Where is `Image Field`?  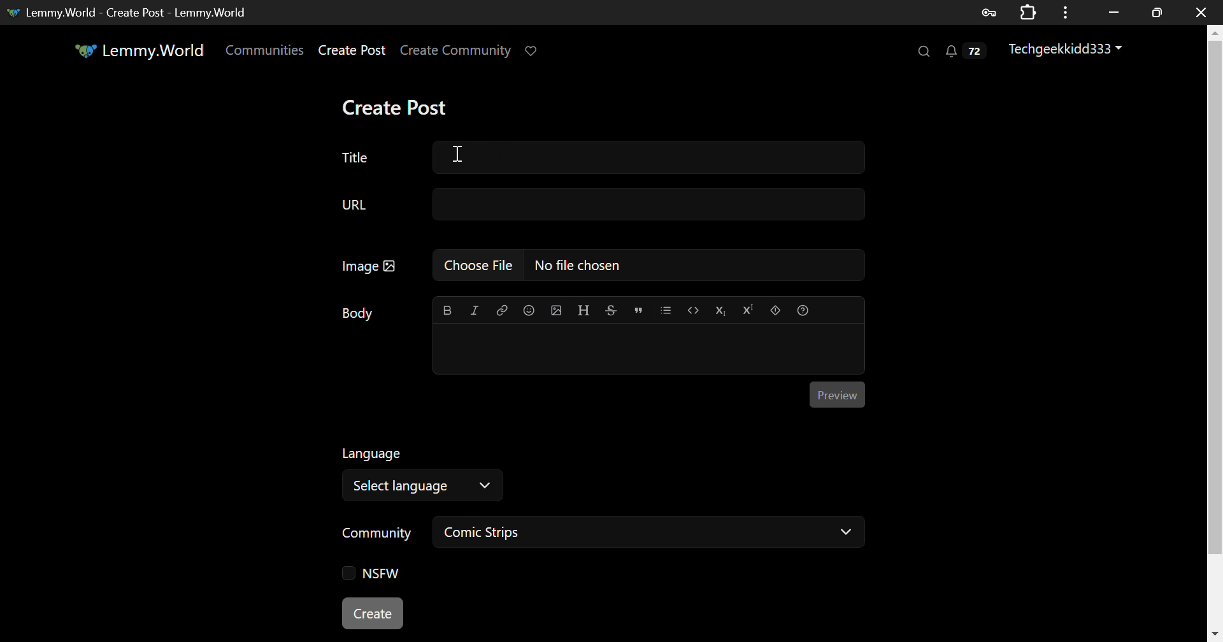 Image Field is located at coordinates (599, 264).